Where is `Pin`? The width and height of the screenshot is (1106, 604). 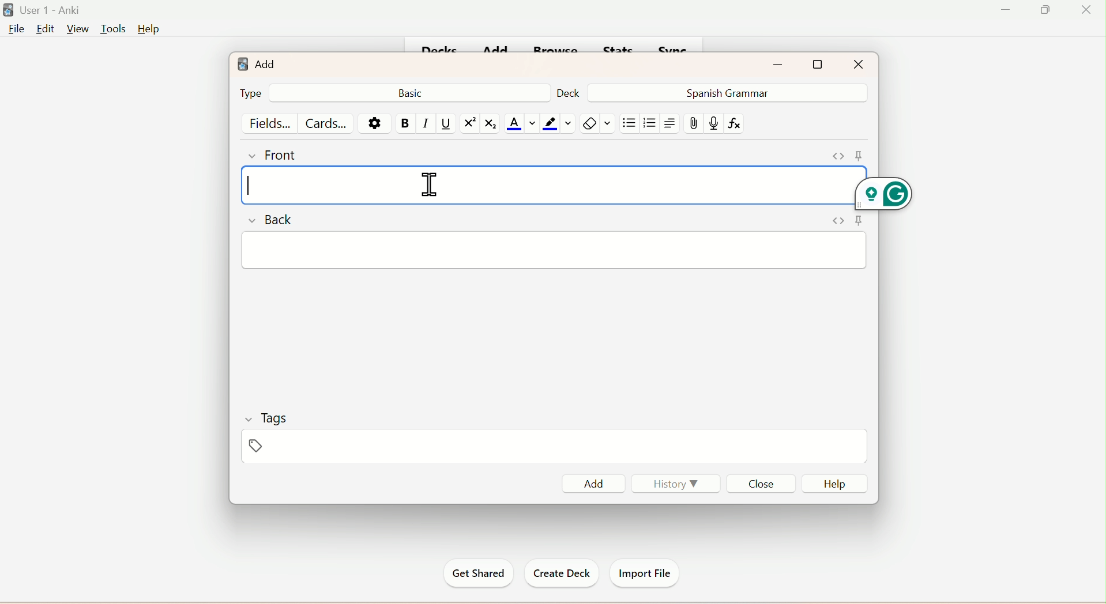
Pin is located at coordinates (843, 154).